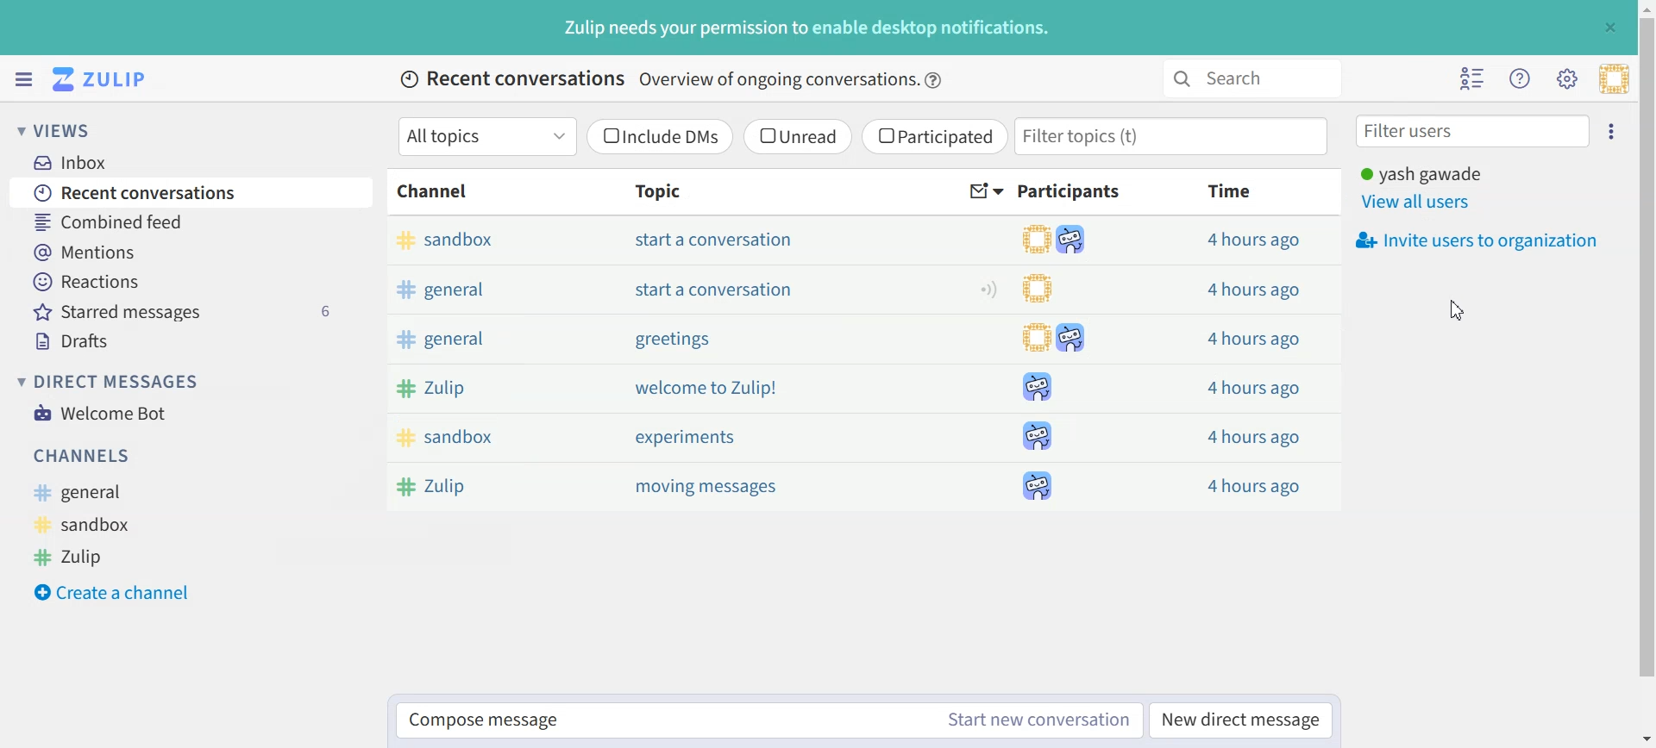  I want to click on #general, so click(505, 290).